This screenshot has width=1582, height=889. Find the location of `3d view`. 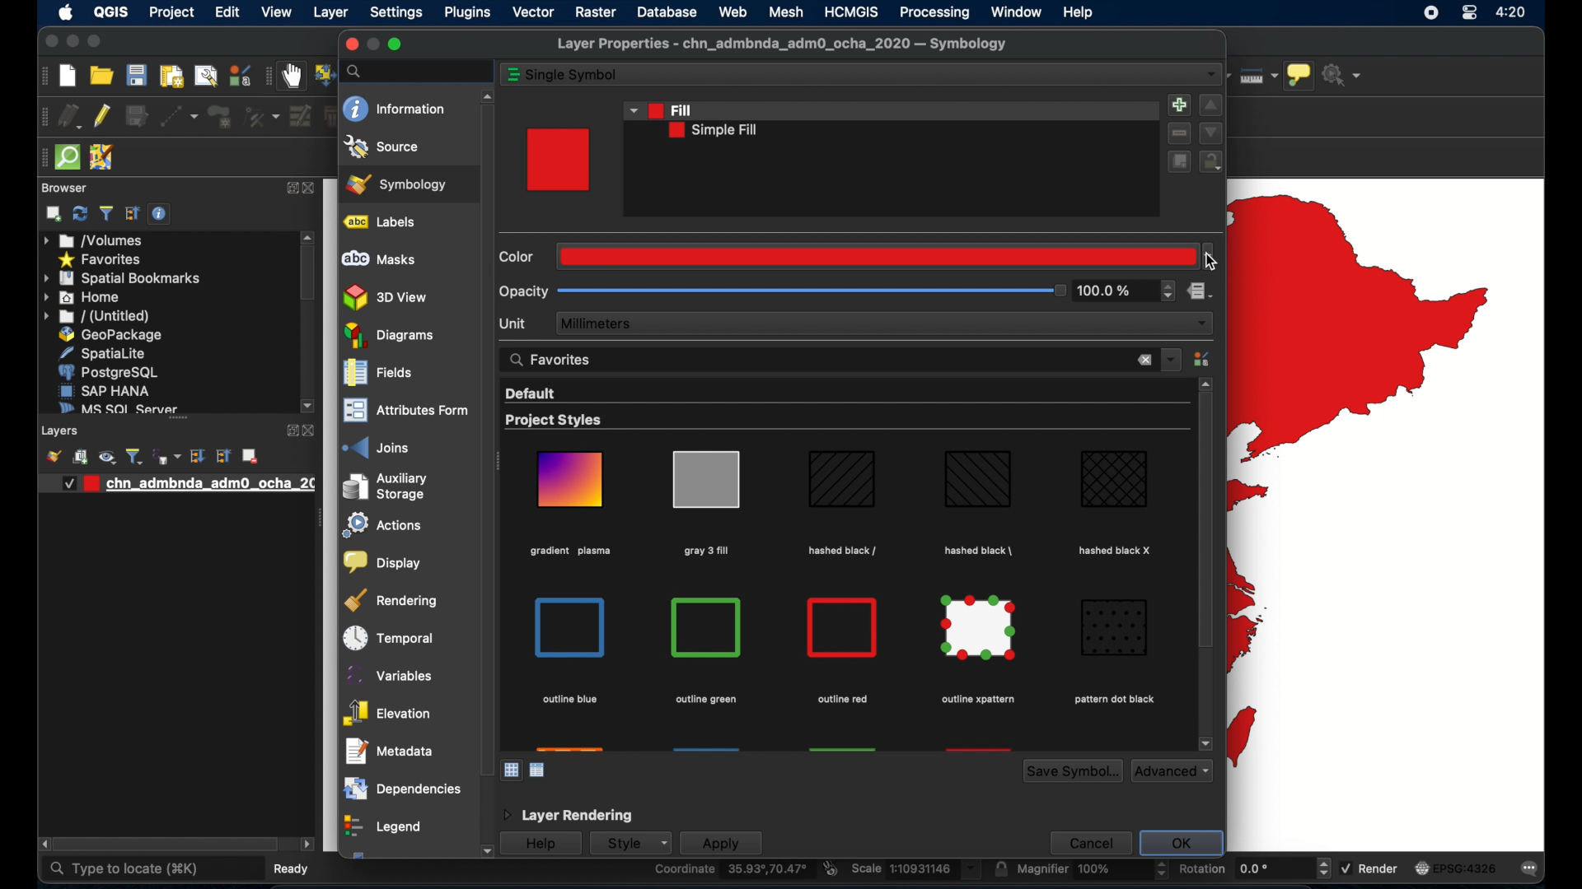

3d view is located at coordinates (386, 297).